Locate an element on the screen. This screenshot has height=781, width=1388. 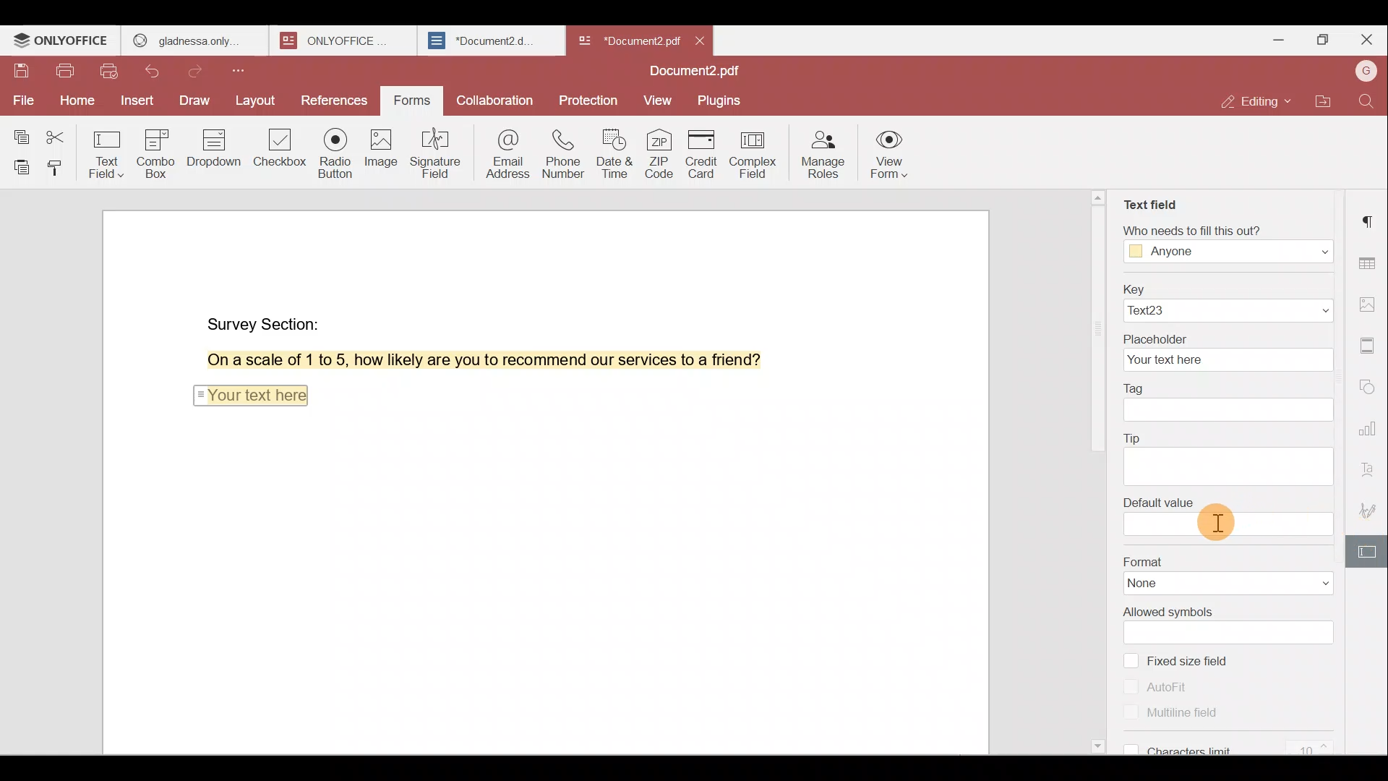
ZIP code is located at coordinates (661, 153).